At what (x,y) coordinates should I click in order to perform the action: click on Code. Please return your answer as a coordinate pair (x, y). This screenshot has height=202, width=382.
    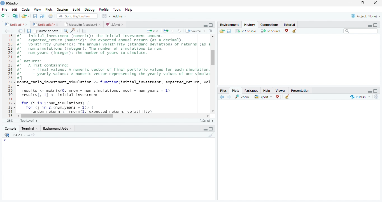
    Looking at the image, I should click on (113, 74).